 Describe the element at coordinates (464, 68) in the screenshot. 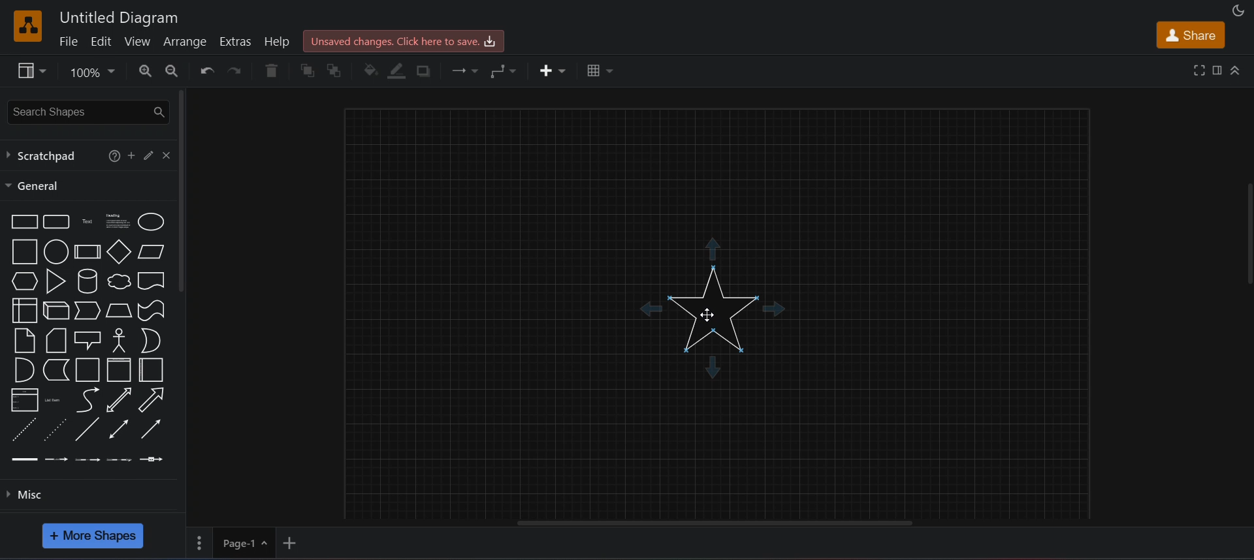

I see `connection` at that location.